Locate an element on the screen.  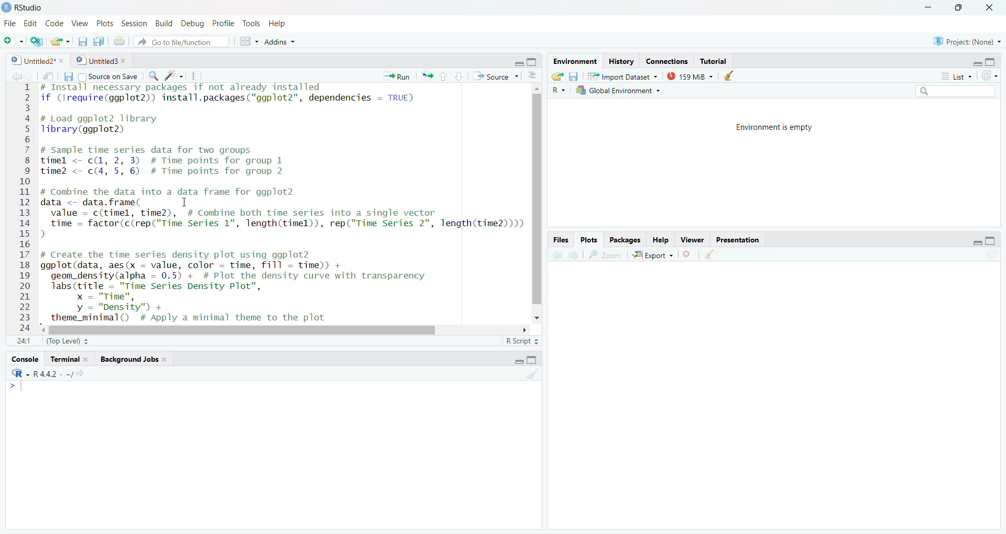
1:1 is located at coordinates (25, 342).